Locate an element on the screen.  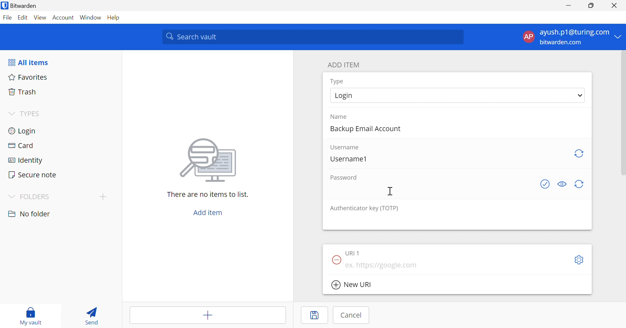
There are no items to list. is located at coordinates (208, 194).